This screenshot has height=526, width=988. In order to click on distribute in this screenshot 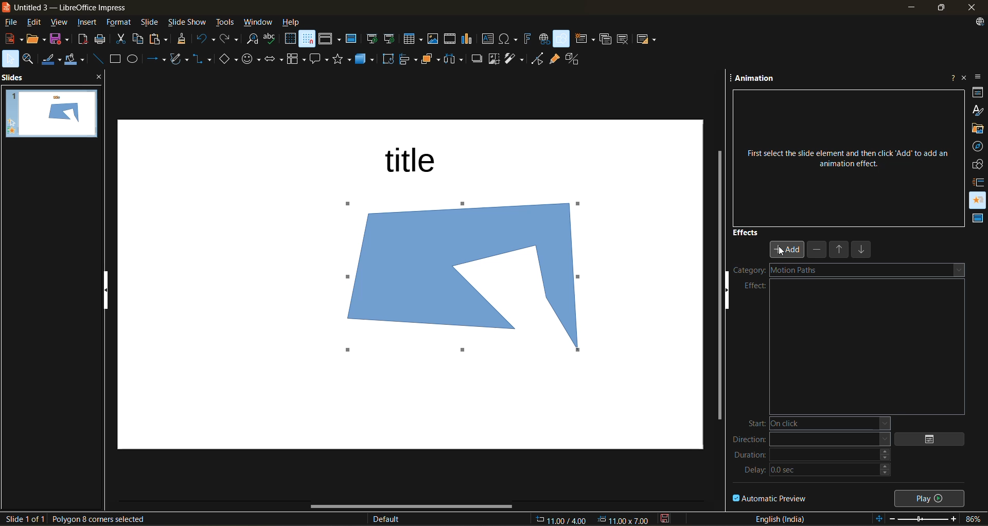, I will do `click(455, 60)`.